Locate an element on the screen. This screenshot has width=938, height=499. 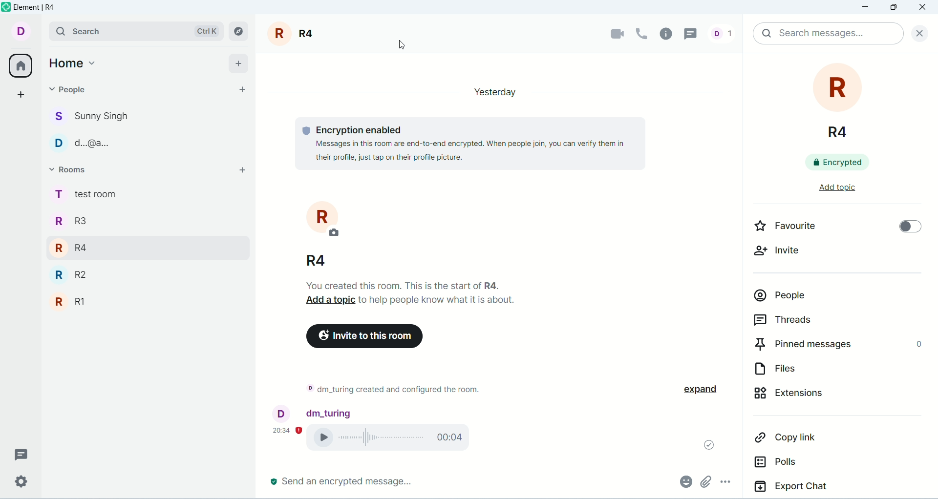
room is located at coordinates (315, 234).